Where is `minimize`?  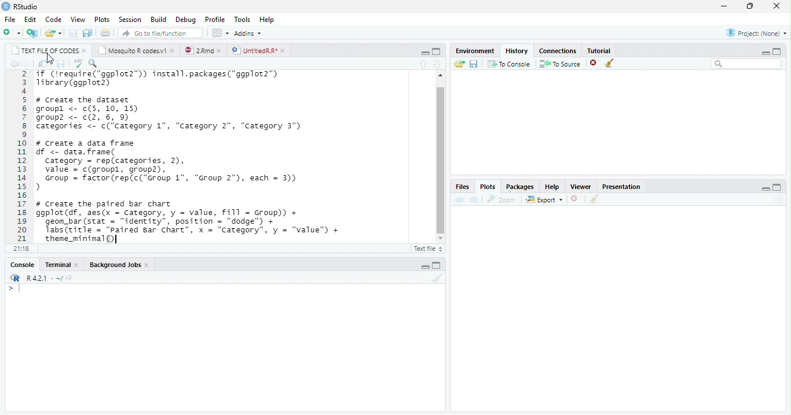
minimize is located at coordinates (424, 52).